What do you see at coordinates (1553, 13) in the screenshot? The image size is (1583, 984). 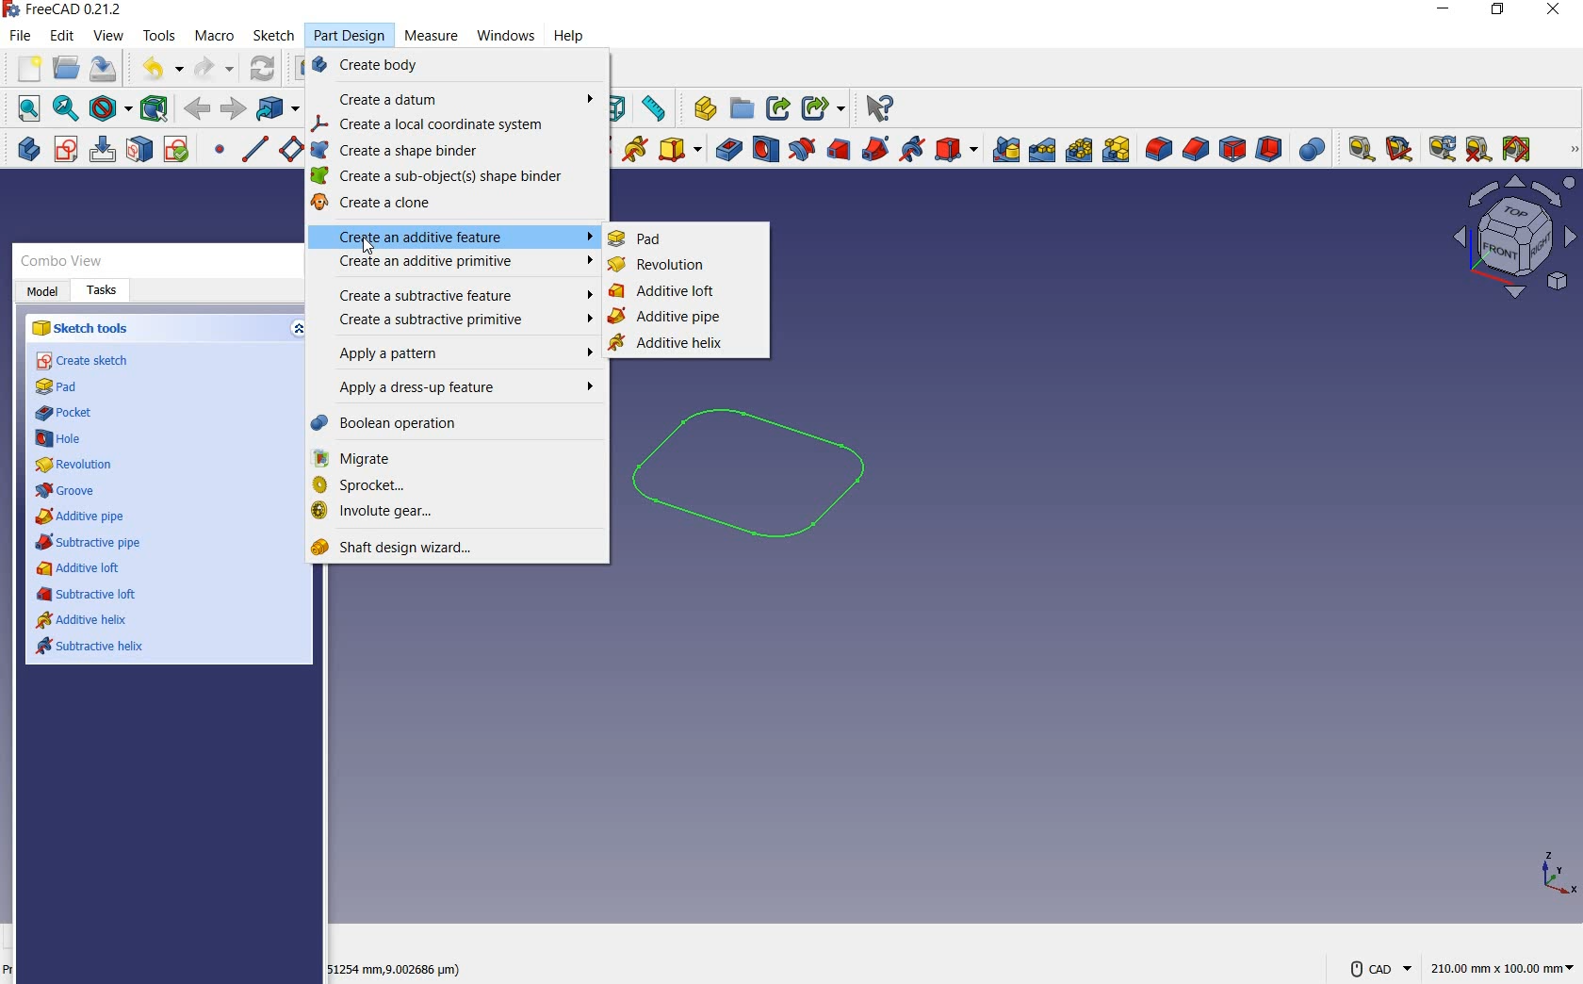 I see `close` at bounding box center [1553, 13].